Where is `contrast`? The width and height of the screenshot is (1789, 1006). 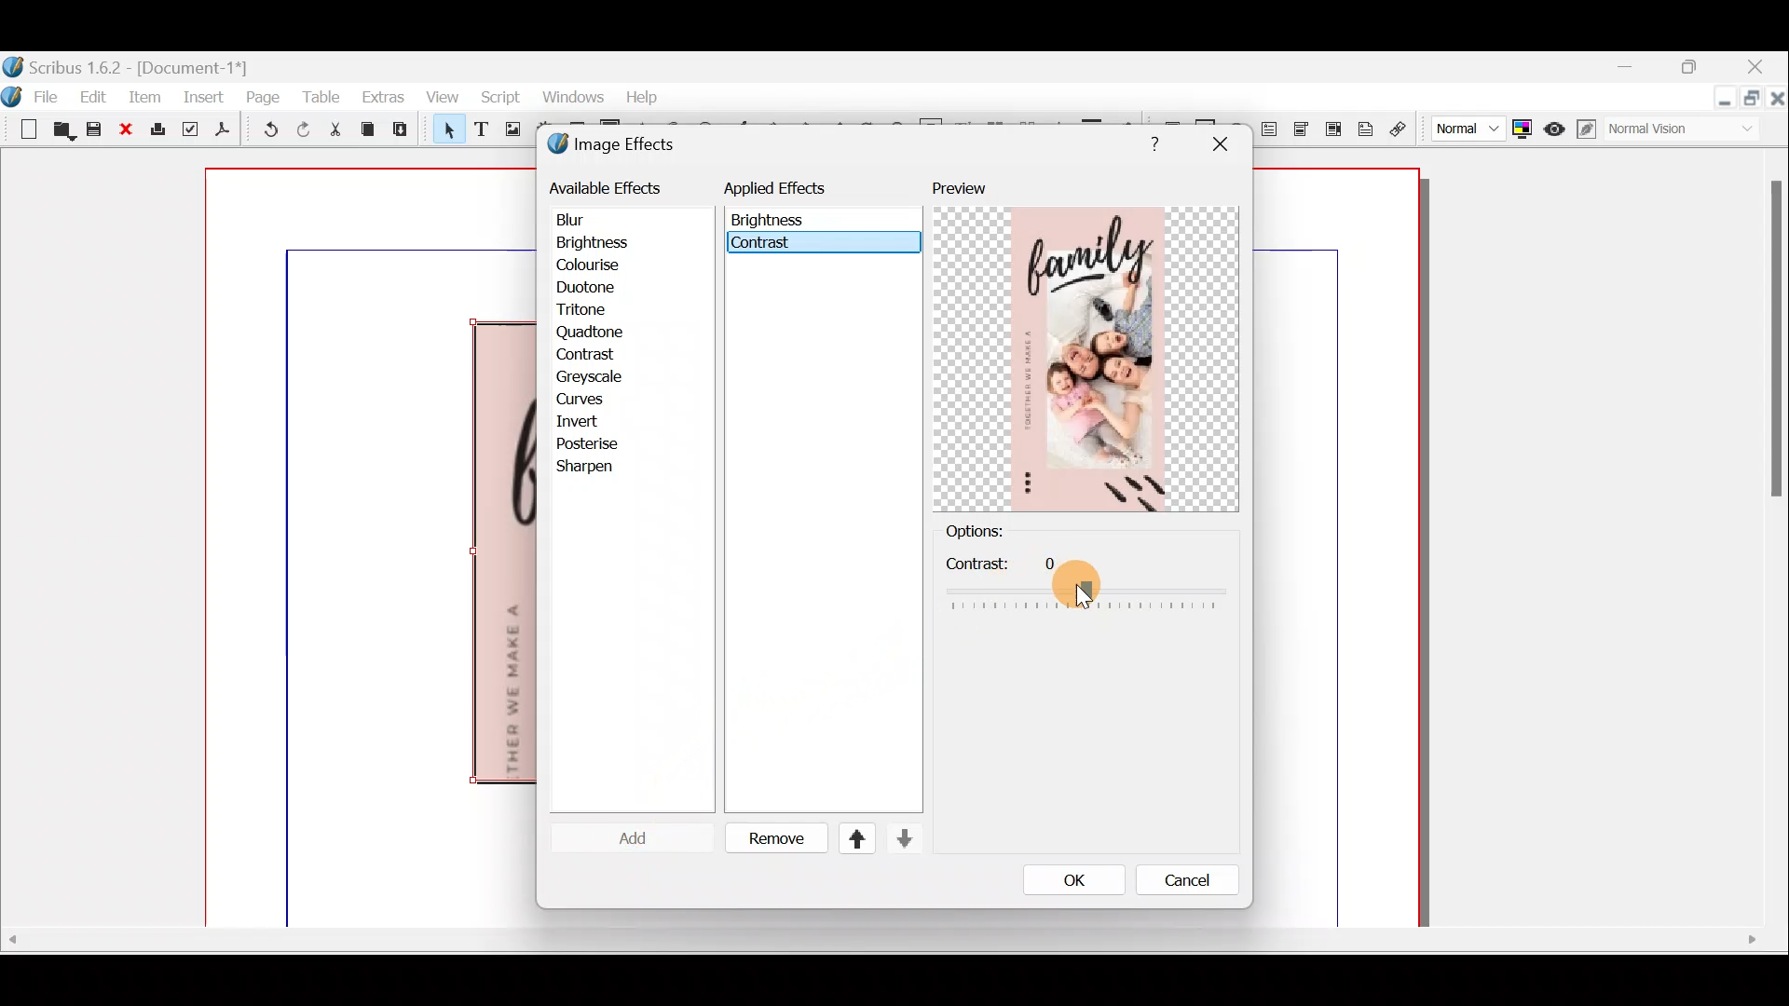
contrast is located at coordinates (813, 242).